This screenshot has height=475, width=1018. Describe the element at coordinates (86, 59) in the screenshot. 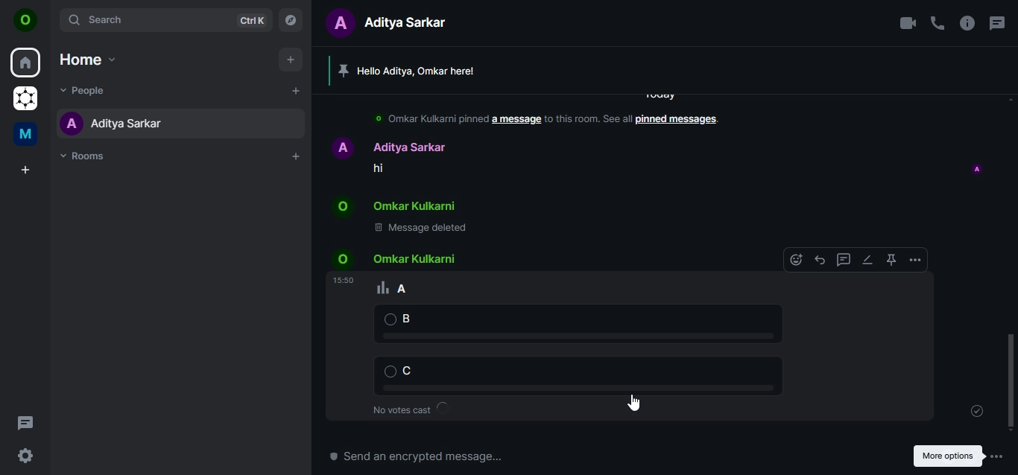

I see `home` at that location.